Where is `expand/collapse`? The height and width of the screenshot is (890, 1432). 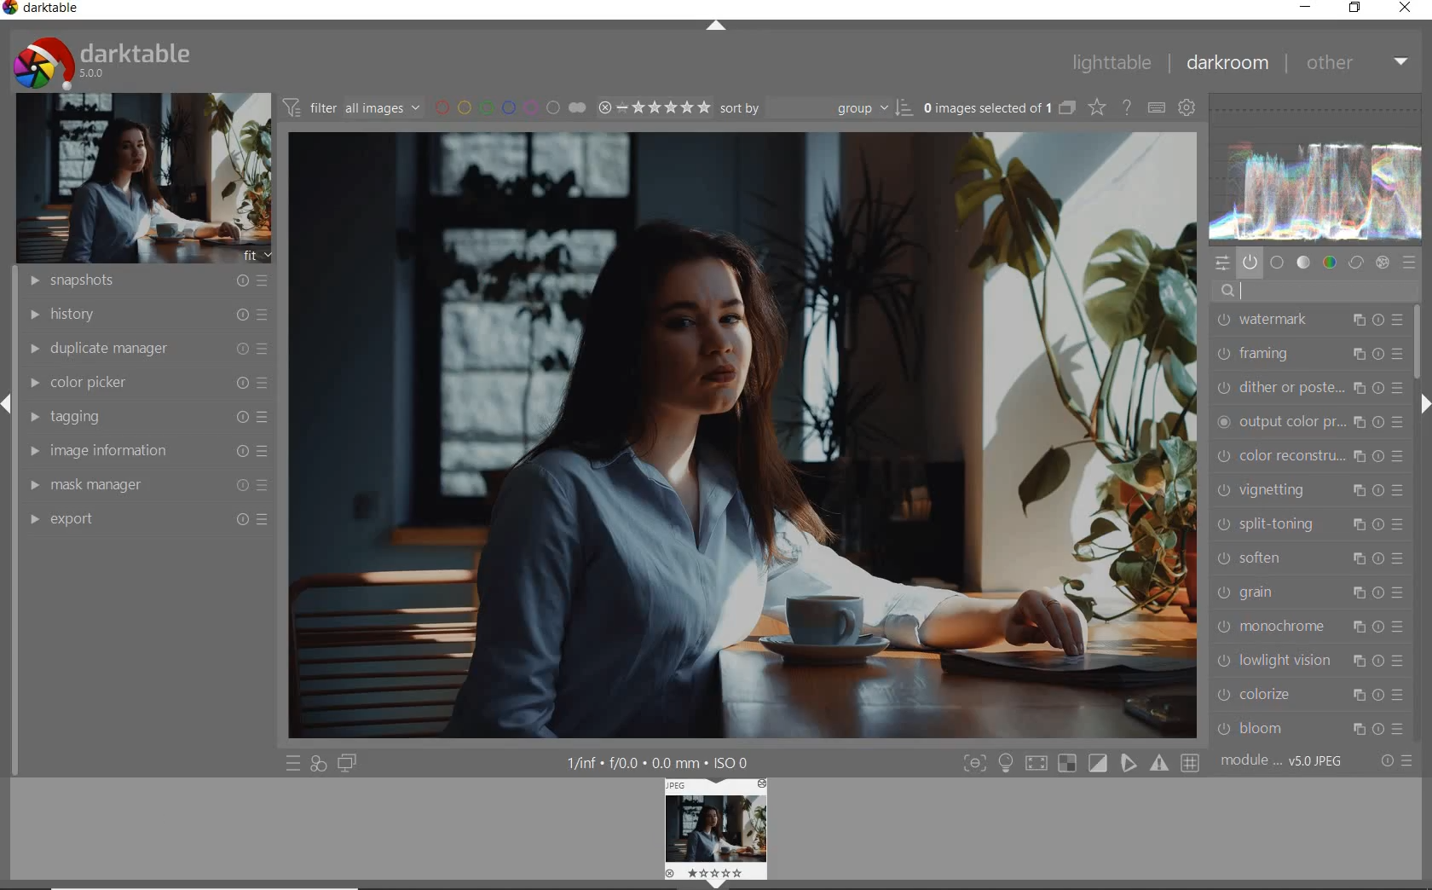
expand/collapse is located at coordinates (1423, 404).